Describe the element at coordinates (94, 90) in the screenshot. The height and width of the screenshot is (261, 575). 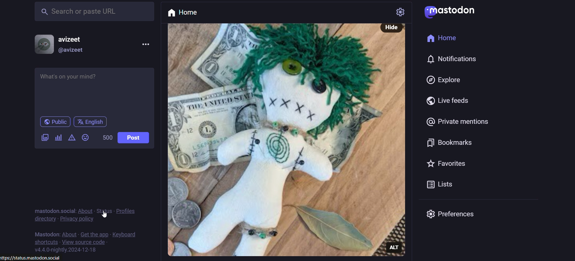
I see `whats on your mind` at that location.